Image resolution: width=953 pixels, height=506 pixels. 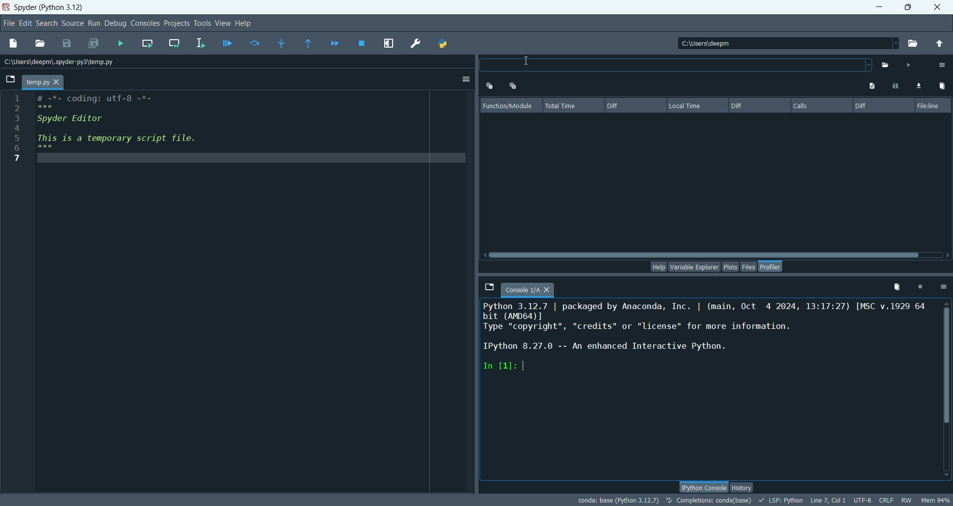 What do you see at coordinates (145, 23) in the screenshot?
I see `consoles` at bounding box center [145, 23].